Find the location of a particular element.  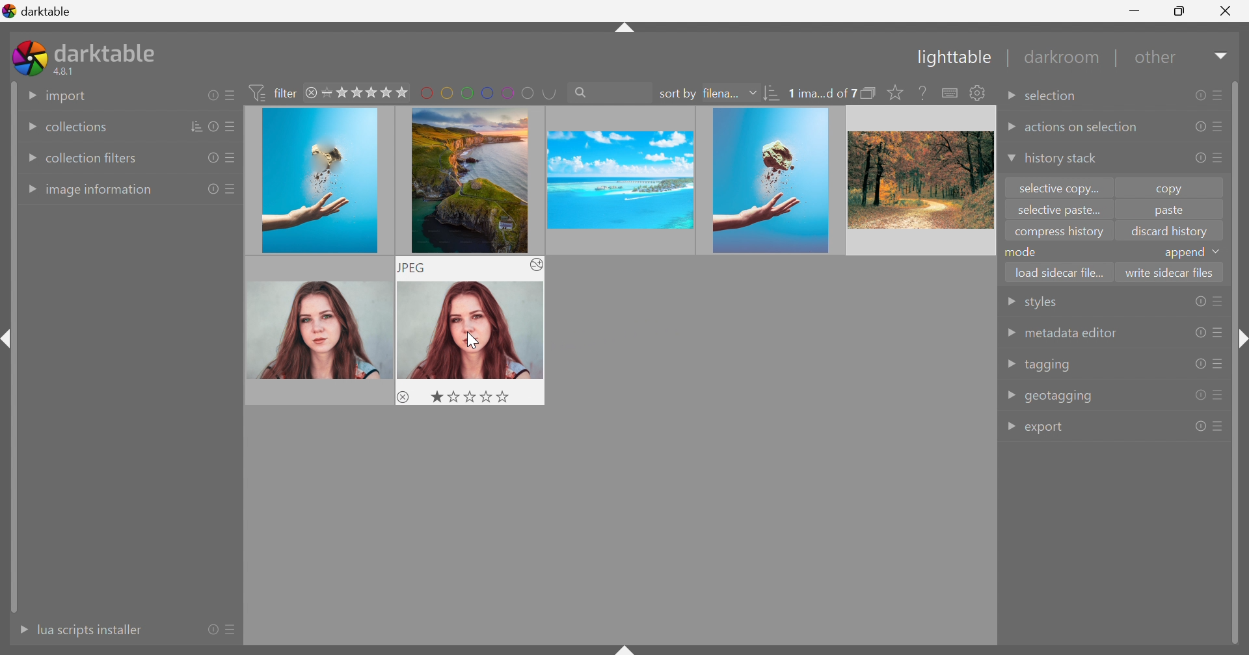

Drop Down is located at coordinates (29, 159).